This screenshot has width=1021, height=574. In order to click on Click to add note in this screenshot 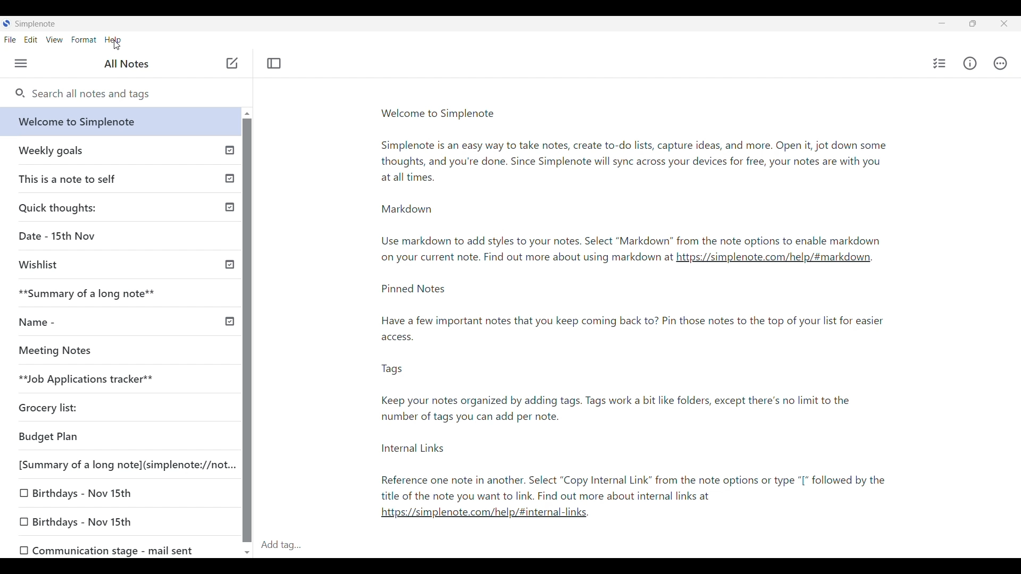, I will do `click(232, 63)`.